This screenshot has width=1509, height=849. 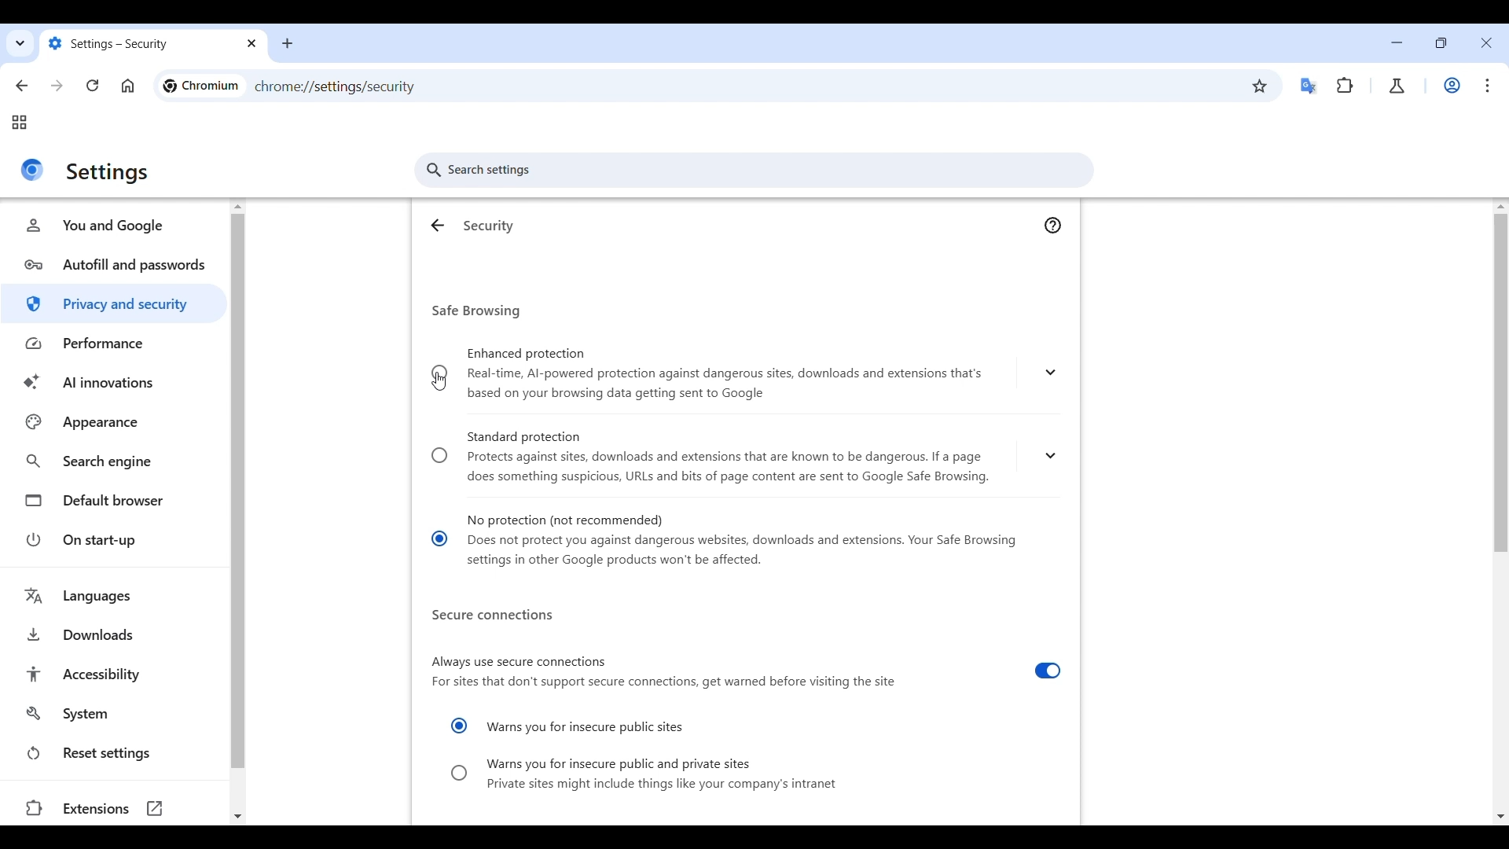 I want to click on Go back, so click(x=23, y=86).